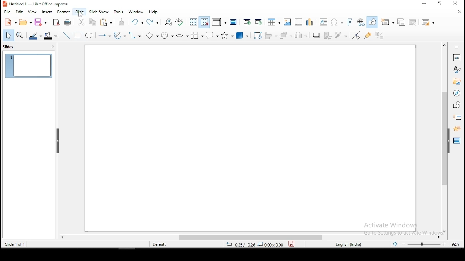 This screenshot has height=261, width=465. I want to click on view, so click(33, 11).